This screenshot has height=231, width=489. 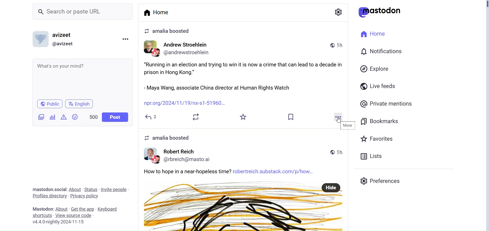 What do you see at coordinates (379, 86) in the screenshot?
I see `Live Feeds` at bounding box center [379, 86].